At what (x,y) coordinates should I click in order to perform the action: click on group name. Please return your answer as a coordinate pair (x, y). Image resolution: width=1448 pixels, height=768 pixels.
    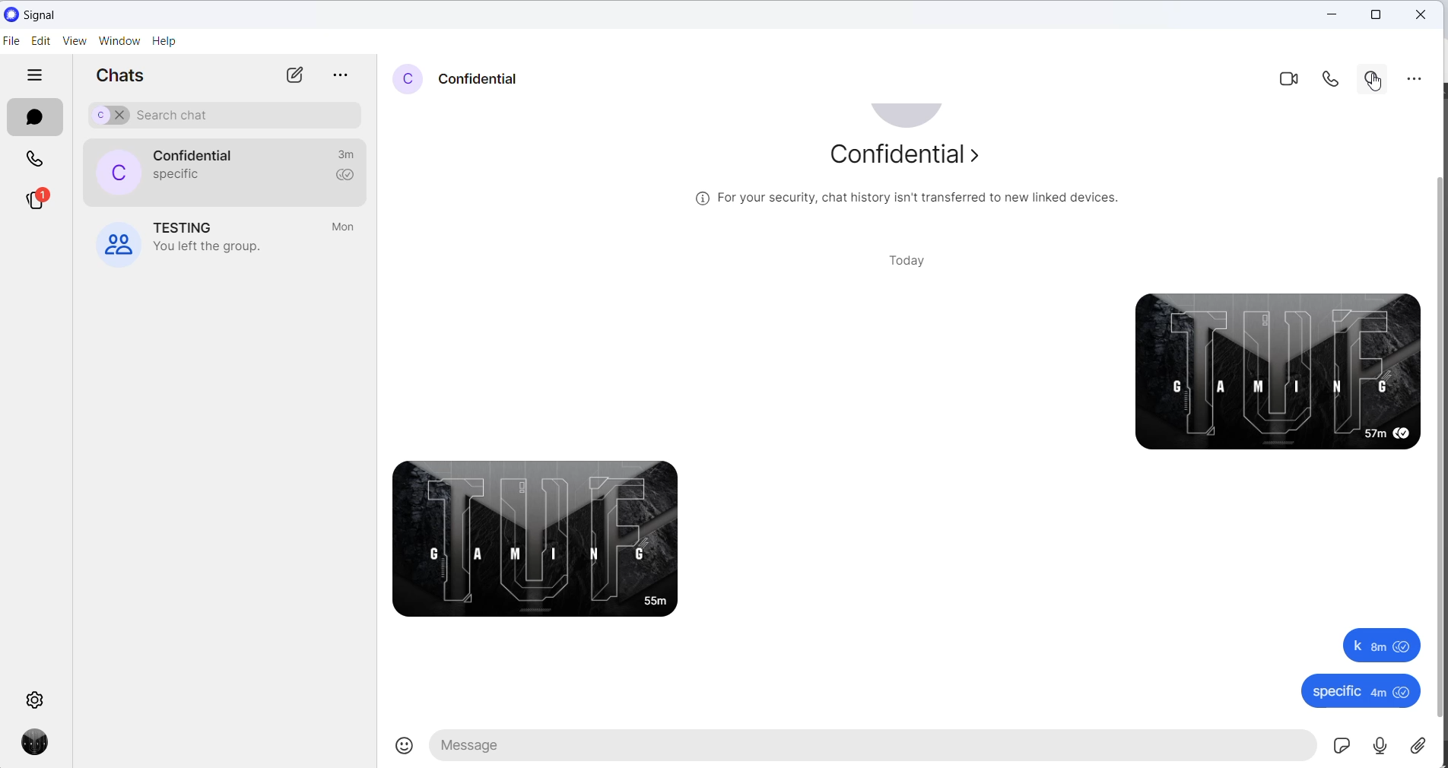
    Looking at the image, I should click on (185, 227).